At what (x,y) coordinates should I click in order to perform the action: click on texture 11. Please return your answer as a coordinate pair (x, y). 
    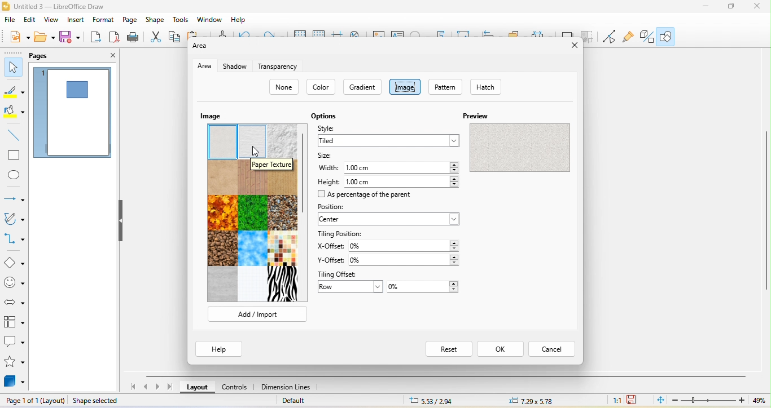
    Looking at the image, I should click on (252, 249).